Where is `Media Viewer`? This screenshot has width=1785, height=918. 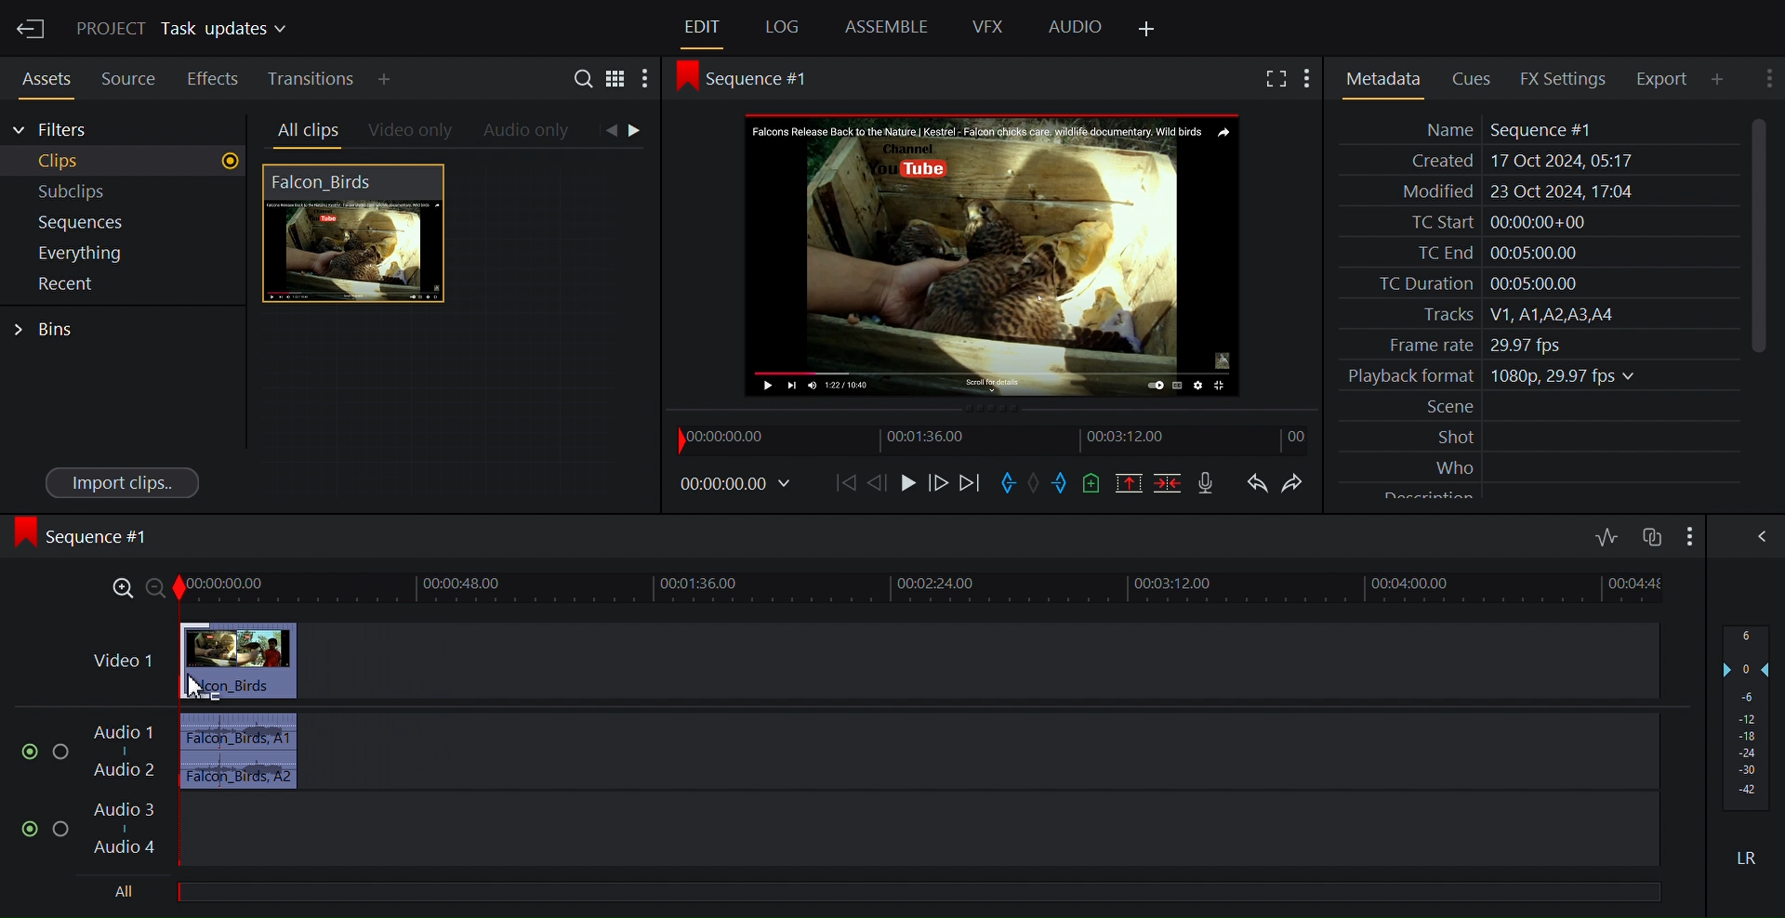 Media Viewer is located at coordinates (996, 254).